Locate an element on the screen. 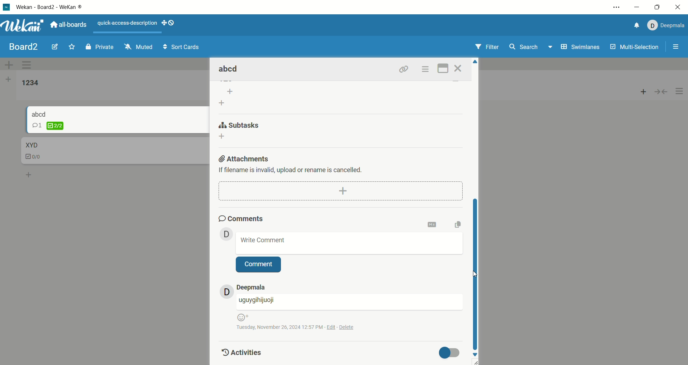  avatar is located at coordinates (227, 291).